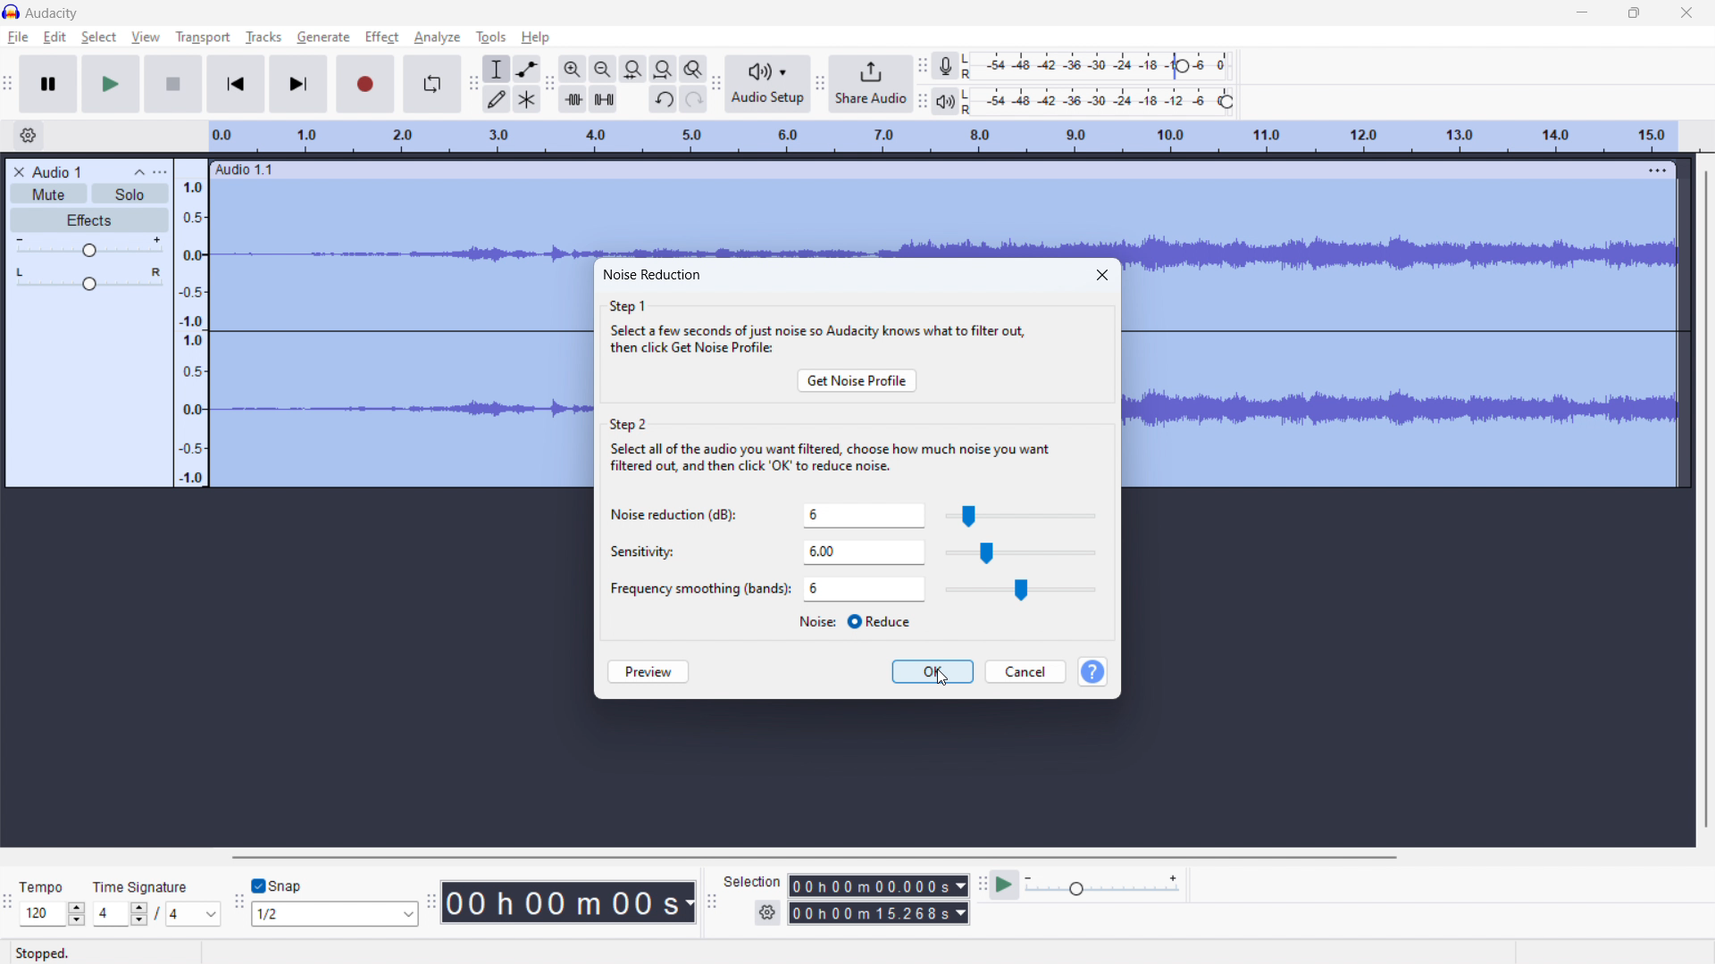 The height and width of the screenshot is (964, 1715). I want to click on tools, so click(491, 37).